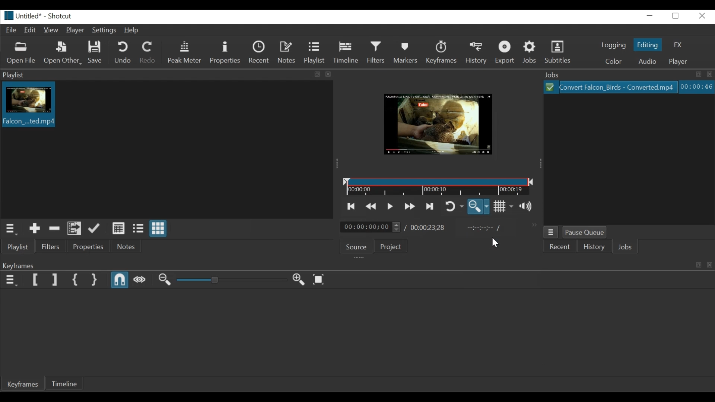  Describe the element at coordinates (625, 246) in the screenshot. I see `Jobs` at that location.